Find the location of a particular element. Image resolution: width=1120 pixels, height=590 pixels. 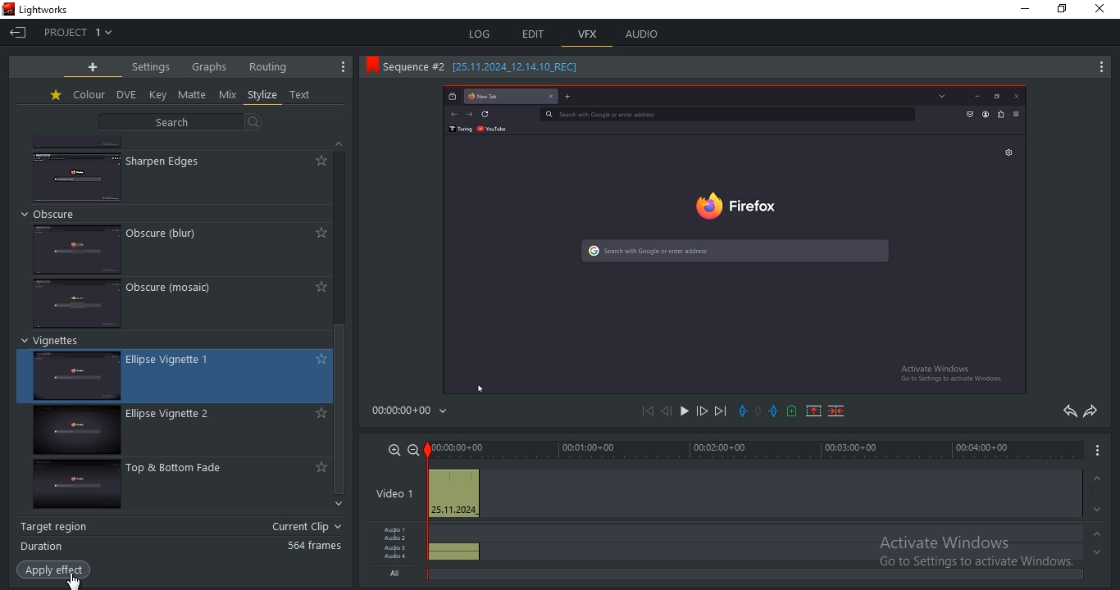

Show settings menu is located at coordinates (339, 67).